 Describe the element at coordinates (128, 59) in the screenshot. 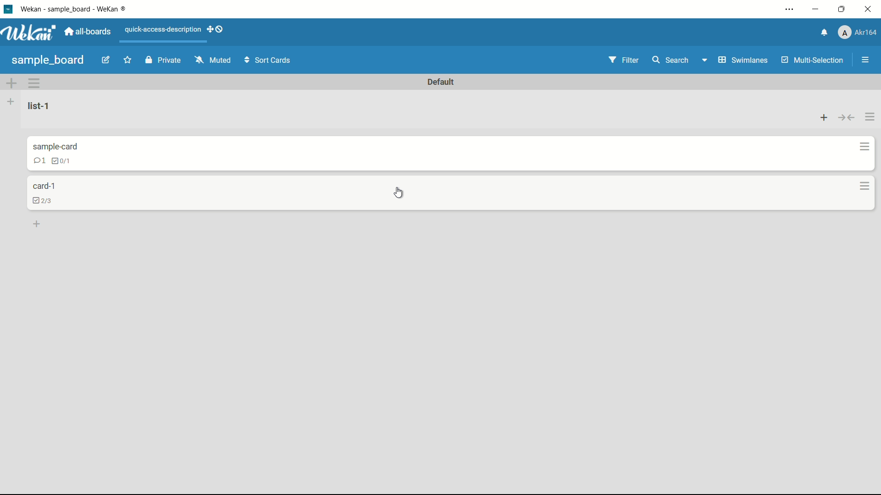

I see `favorites` at that location.